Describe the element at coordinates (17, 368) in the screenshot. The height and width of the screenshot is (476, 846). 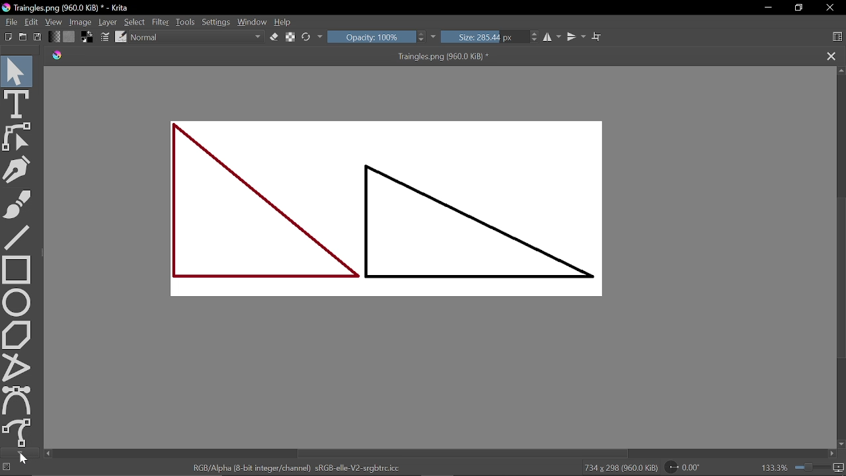
I see `Polyline tool` at that location.